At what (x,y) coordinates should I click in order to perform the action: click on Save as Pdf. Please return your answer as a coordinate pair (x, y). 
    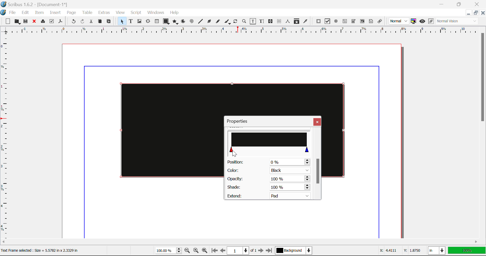
    Looking at the image, I should click on (60, 22).